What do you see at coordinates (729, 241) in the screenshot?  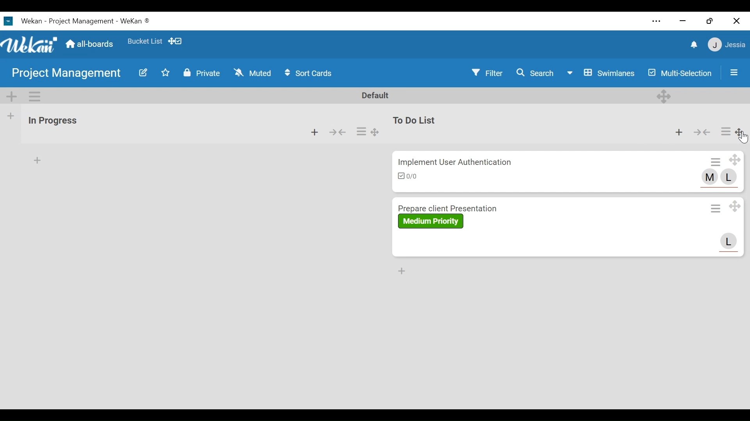 I see `L` at bounding box center [729, 241].